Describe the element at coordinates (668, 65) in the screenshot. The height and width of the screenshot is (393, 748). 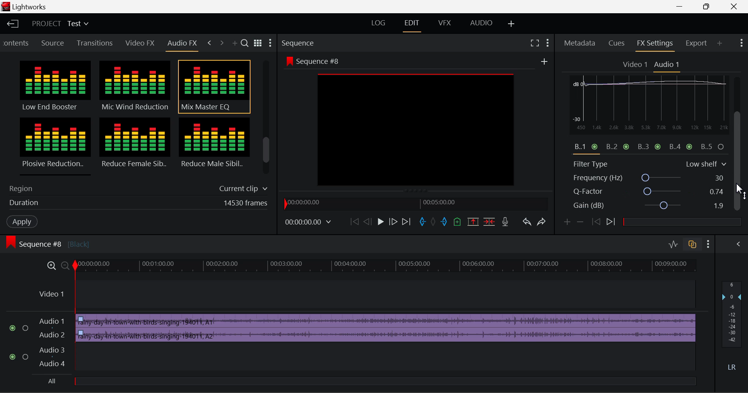
I see `Audio 1 Settings` at that location.